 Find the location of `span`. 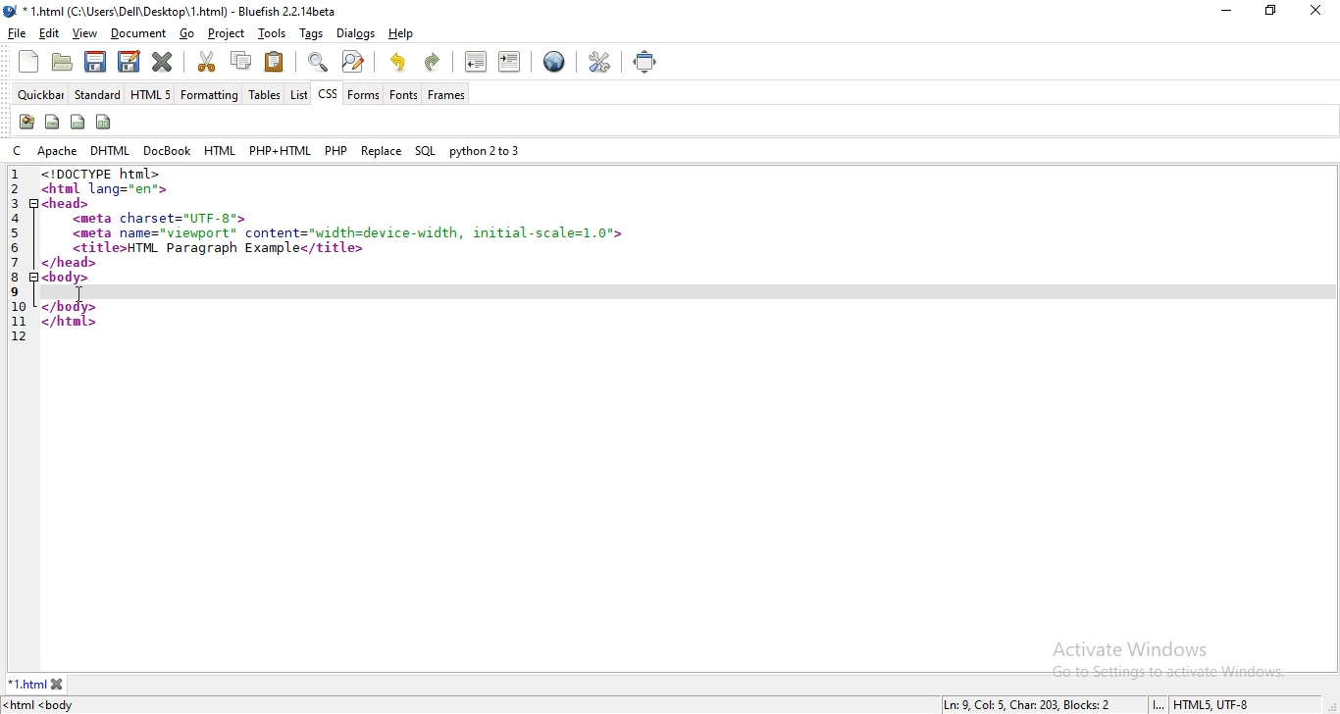

span is located at coordinates (53, 121).